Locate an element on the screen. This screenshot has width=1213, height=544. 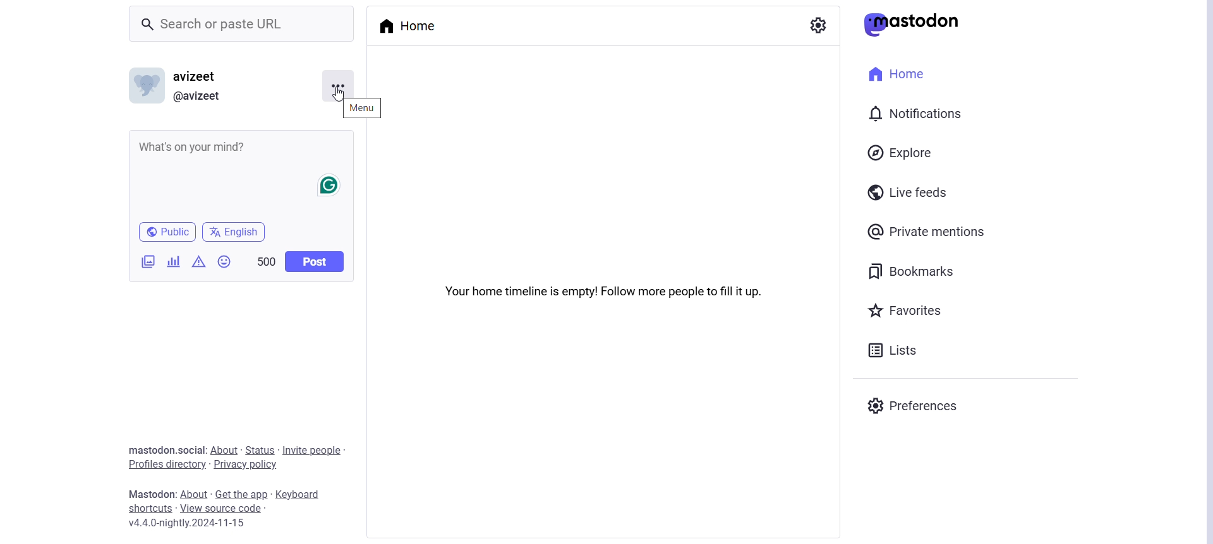
Public is located at coordinates (167, 232).